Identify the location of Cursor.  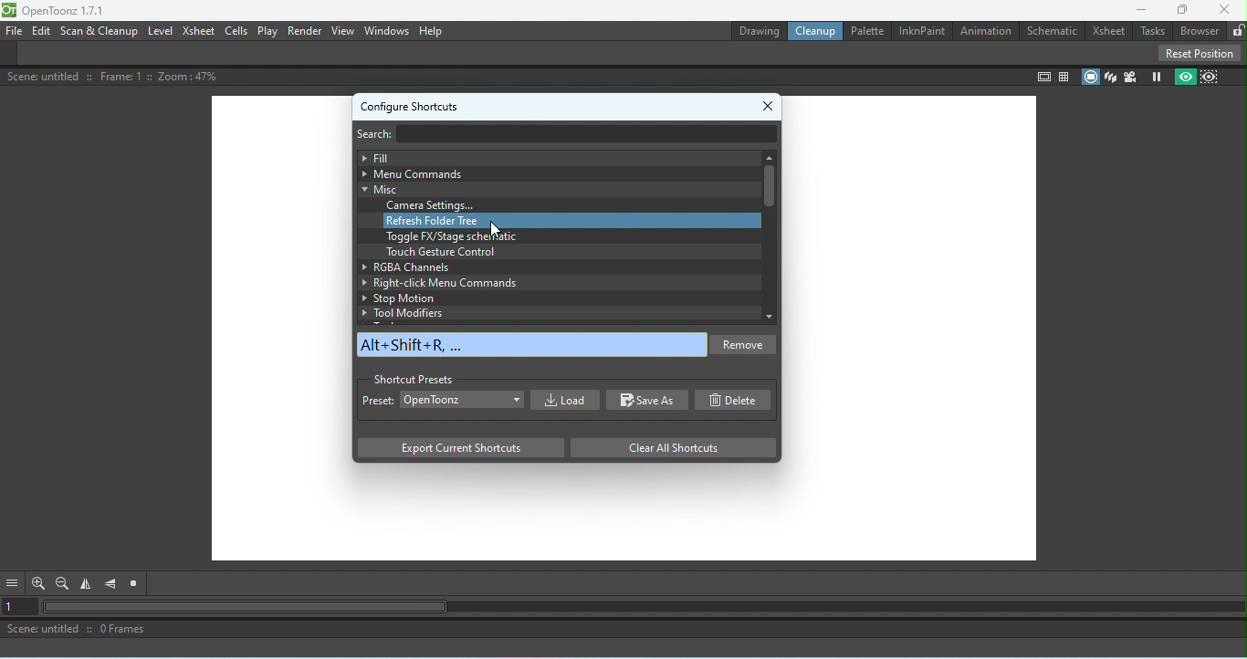
(496, 228).